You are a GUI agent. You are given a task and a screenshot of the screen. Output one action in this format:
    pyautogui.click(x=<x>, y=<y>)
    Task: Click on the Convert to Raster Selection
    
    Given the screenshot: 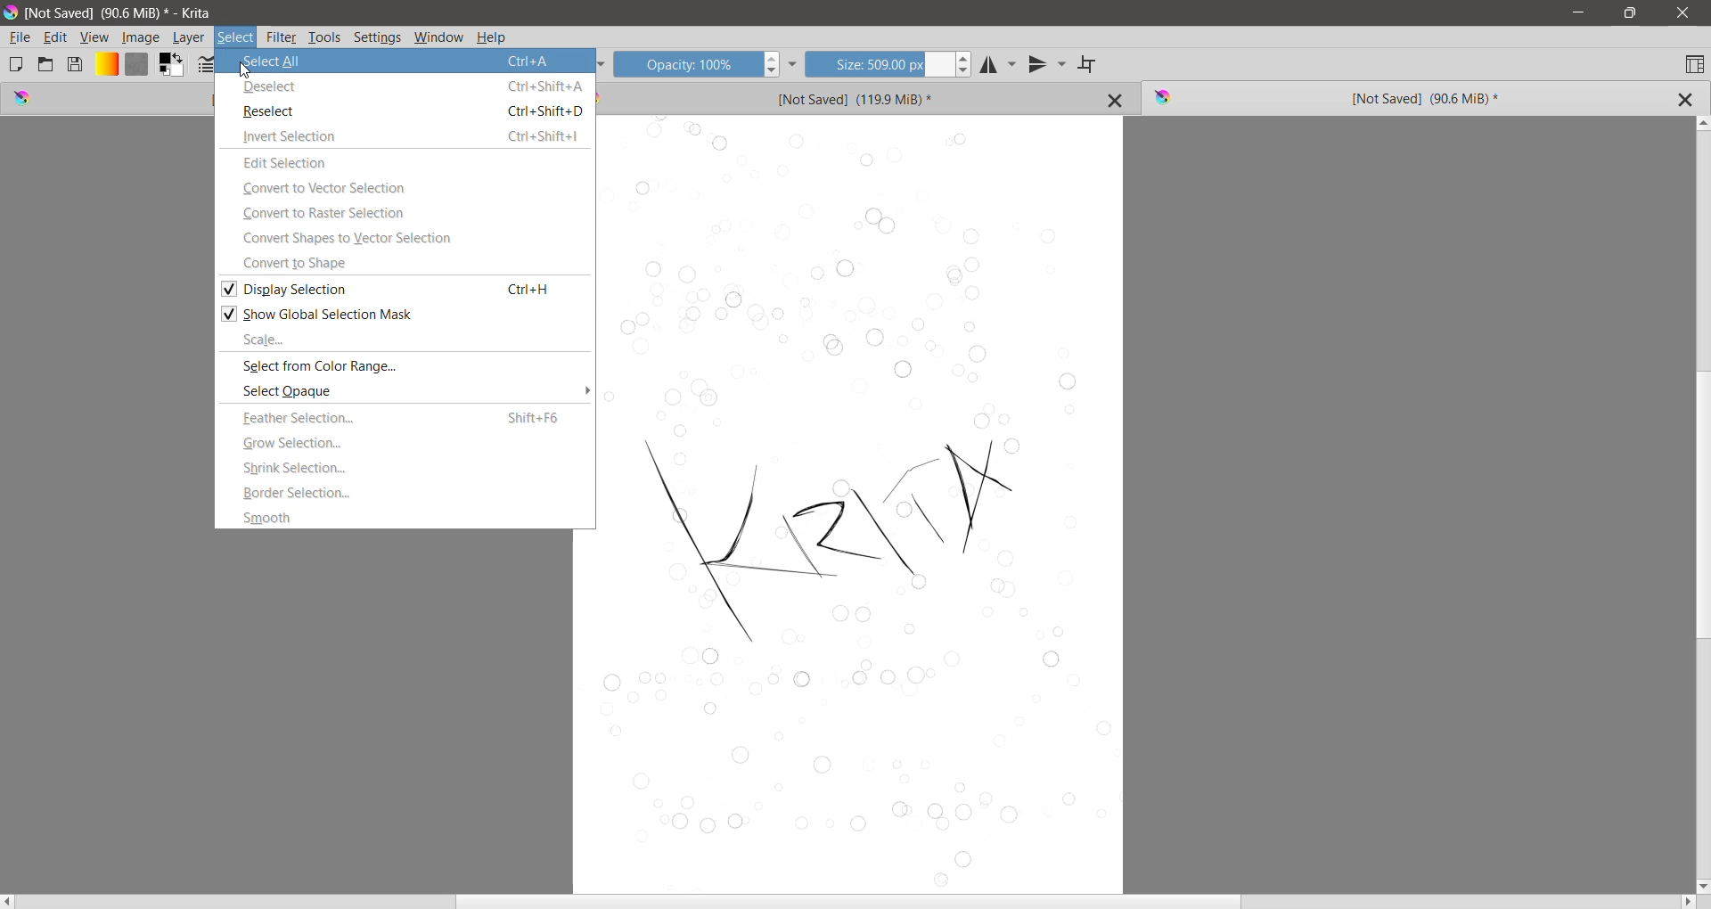 What is the action you would take?
    pyautogui.click(x=404, y=212)
    